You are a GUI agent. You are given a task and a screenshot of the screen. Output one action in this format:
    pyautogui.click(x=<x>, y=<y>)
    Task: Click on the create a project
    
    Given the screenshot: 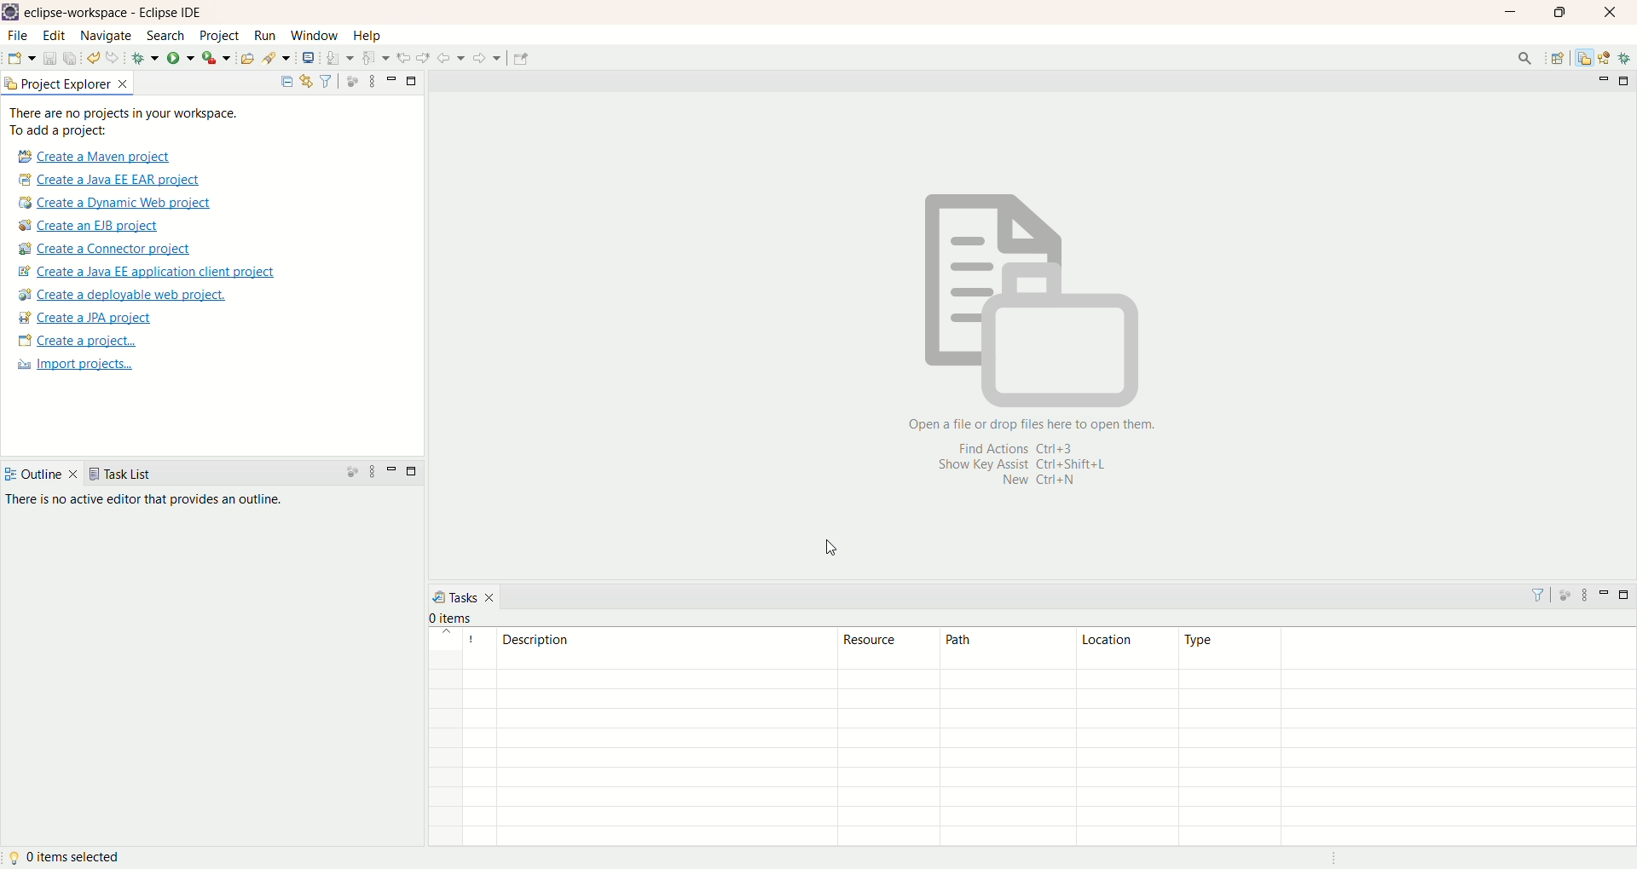 What is the action you would take?
    pyautogui.click(x=81, y=340)
    